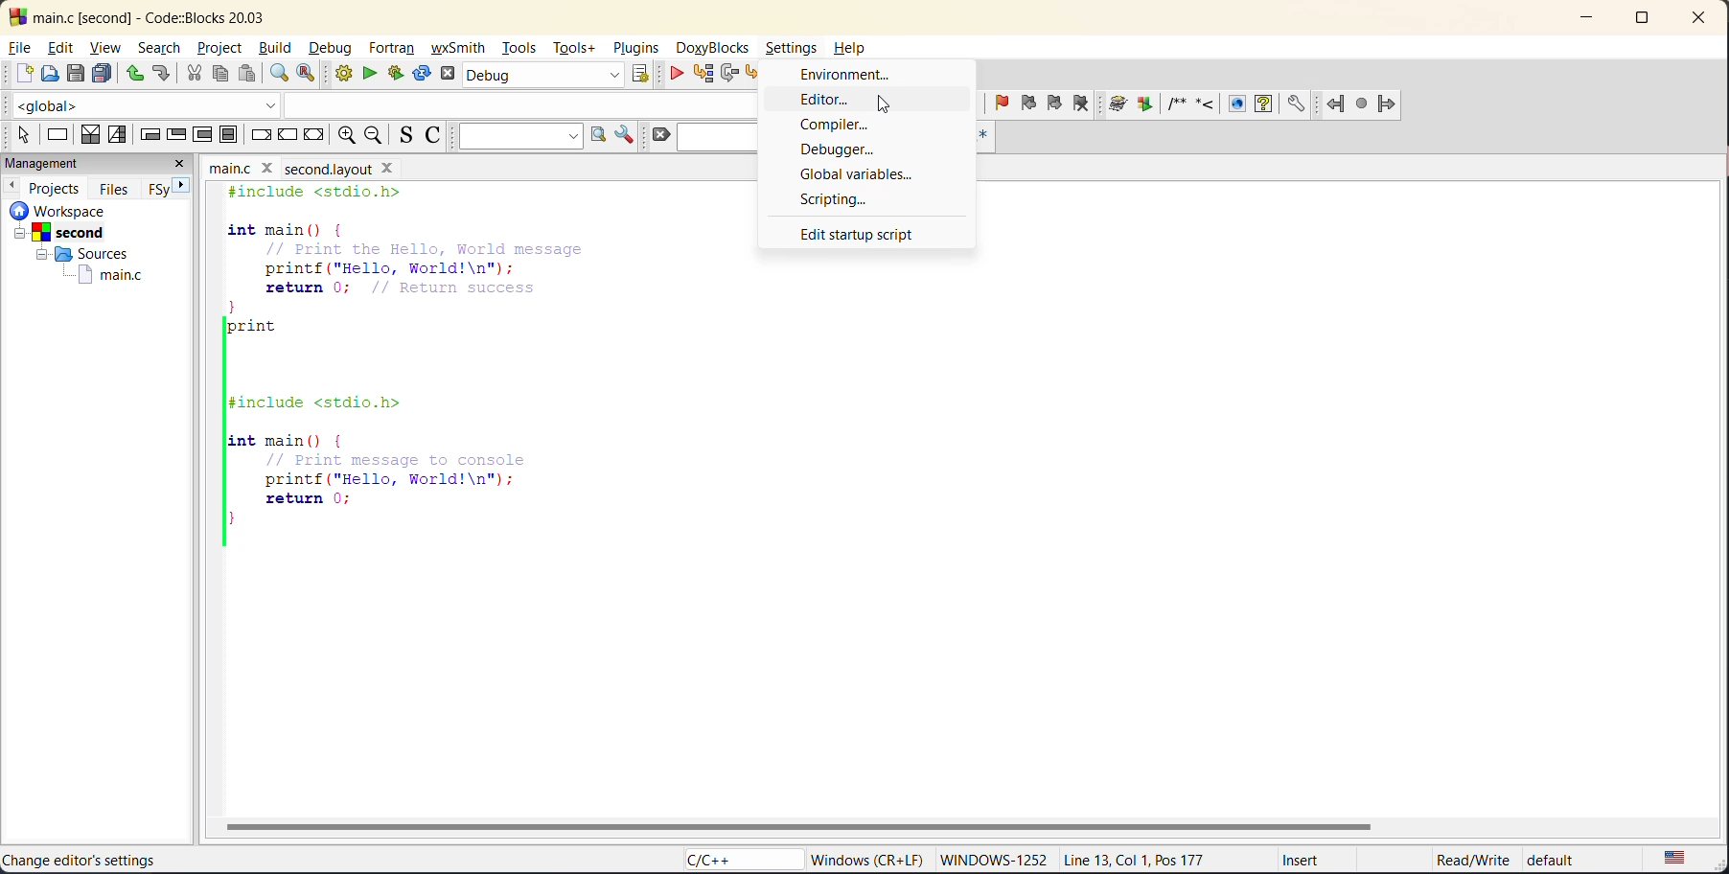 Image resolution: width=1729 pixels, height=874 pixels. Describe the element at coordinates (1640, 21) in the screenshot. I see `maximize` at that location.